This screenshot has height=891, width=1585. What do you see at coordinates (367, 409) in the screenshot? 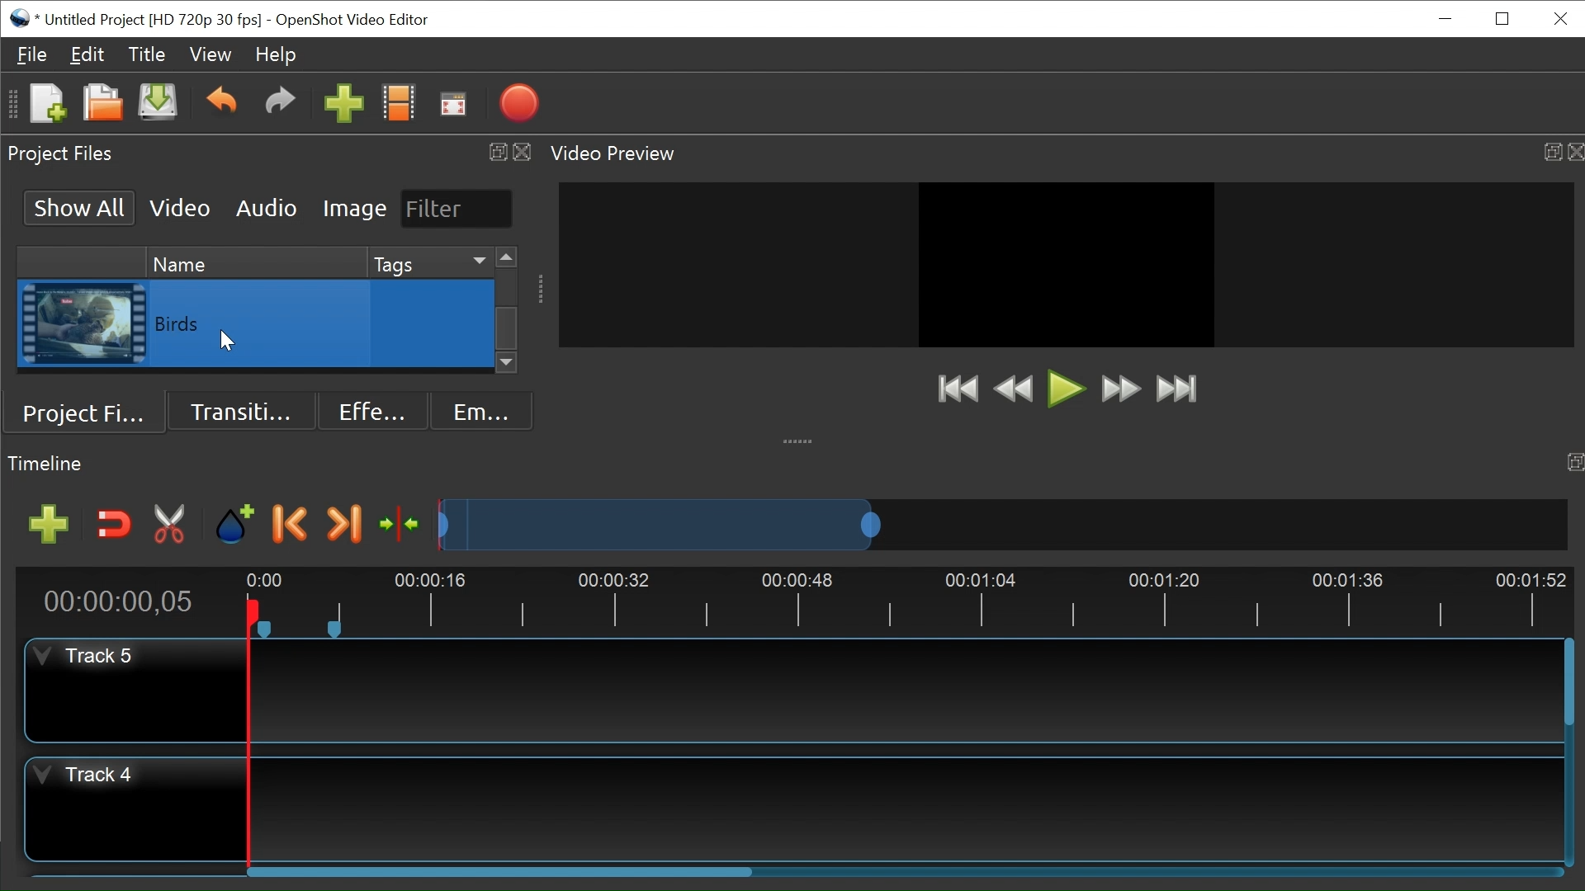
I see `Effects` at bounding box center [367, 409].